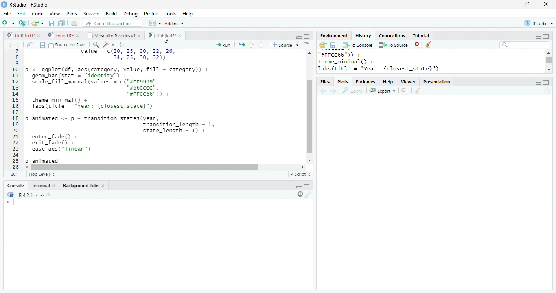 Image resolution: width=556 pixels, height=293 pixels. Describe the element at coordinates (55, 13) in the screenshot. I see `View` at that location.